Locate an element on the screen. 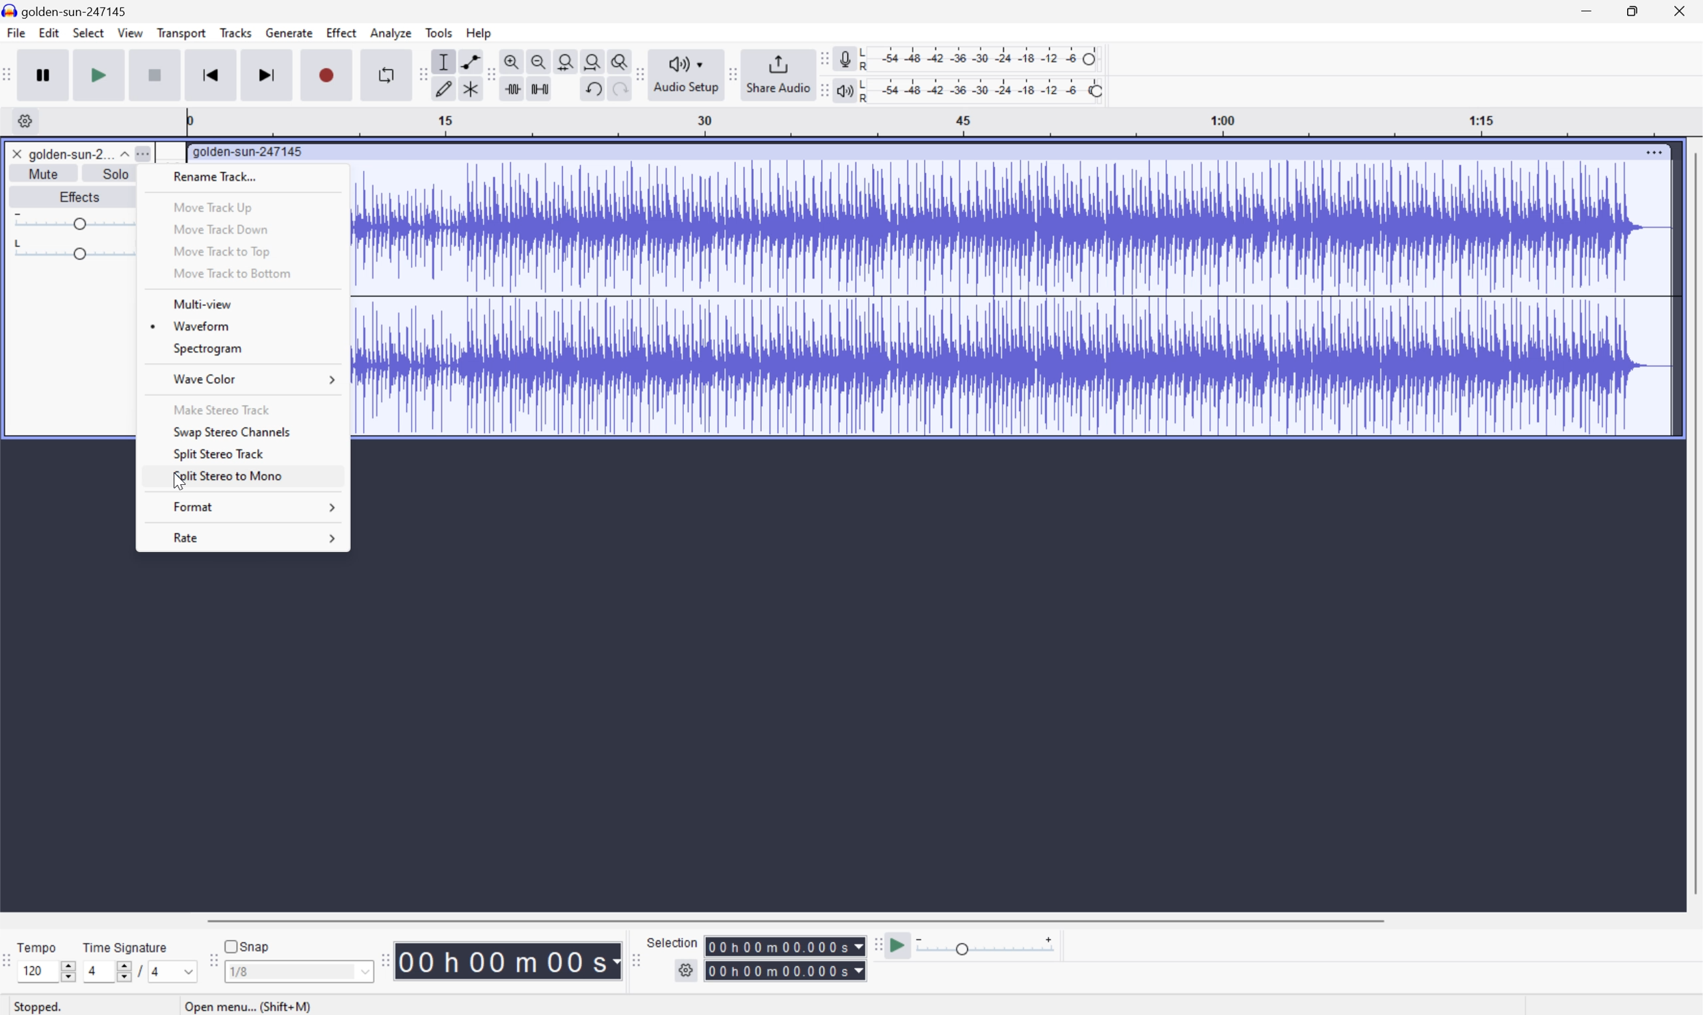 The height and width of the screenshot is (1015, 1703). Tempo is located at coordinates (38, 947).